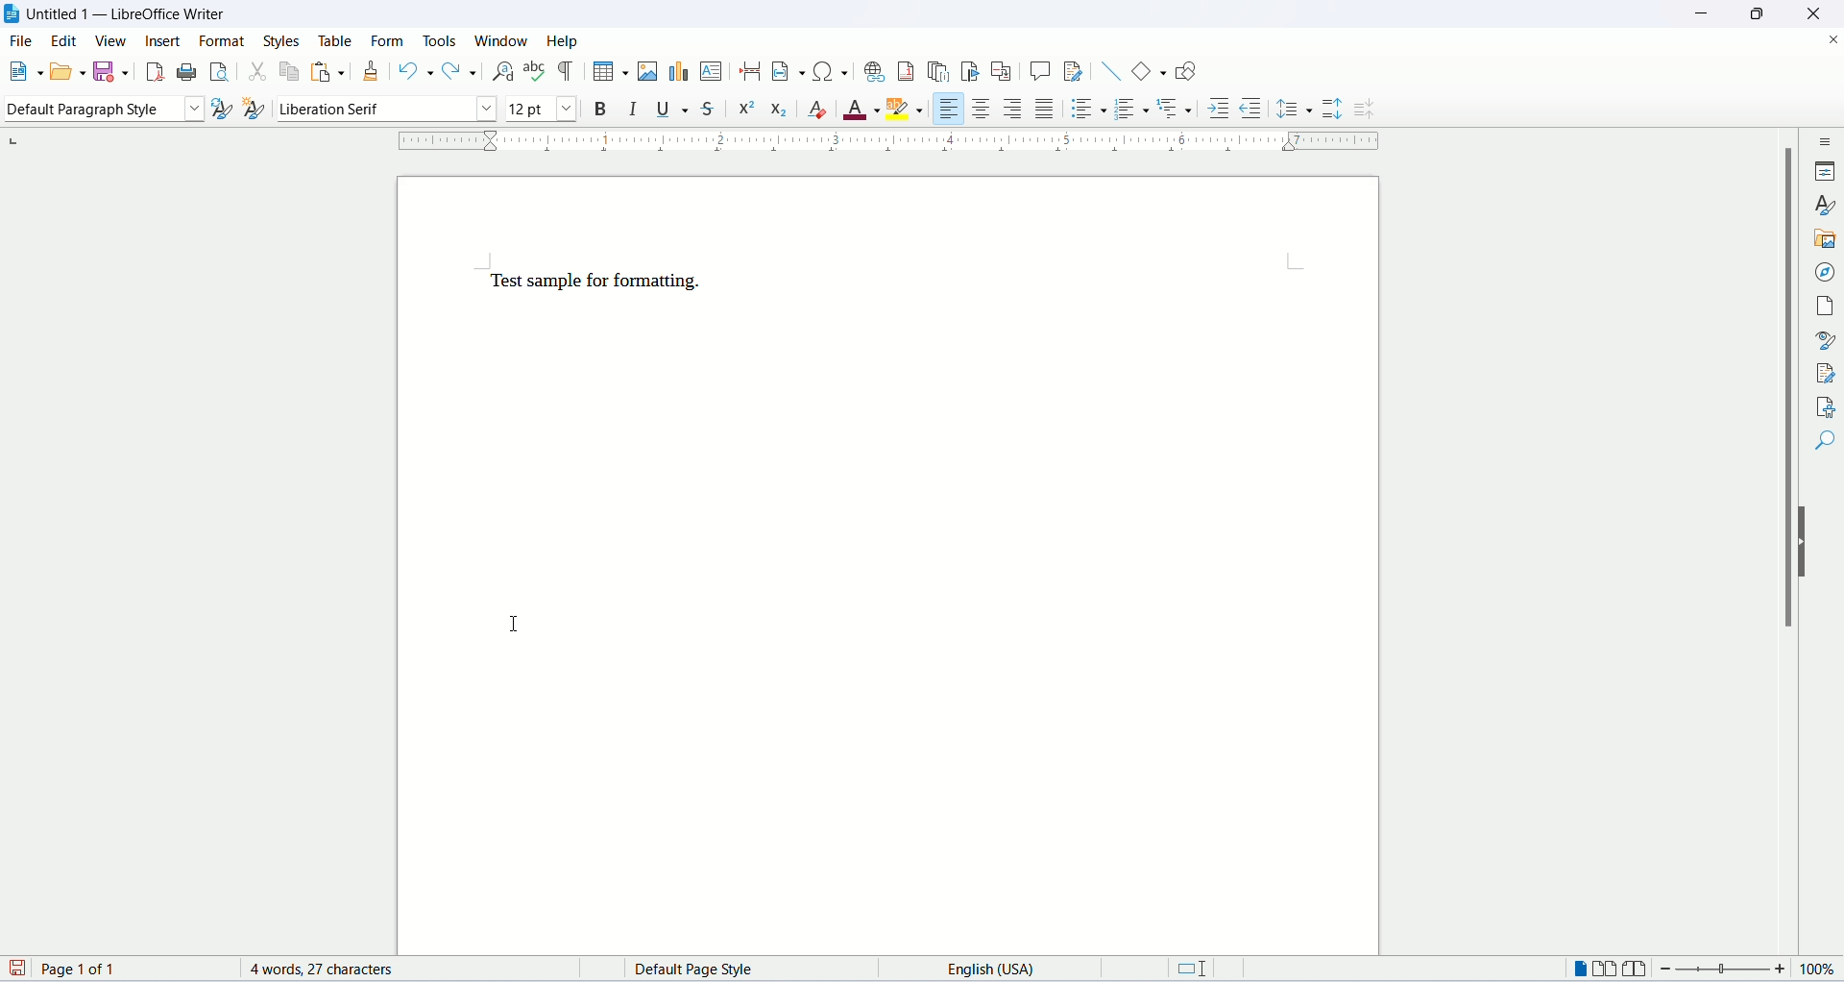 The width and height of the screenshot is (1844, 982). I want to click on properties, so click(1828, 170).